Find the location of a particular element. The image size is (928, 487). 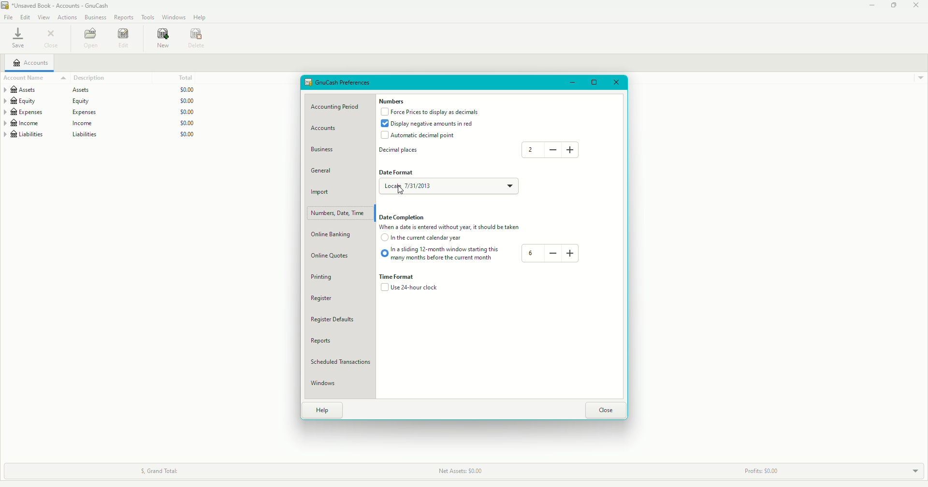

cursor is located at coordinates (400, 189).